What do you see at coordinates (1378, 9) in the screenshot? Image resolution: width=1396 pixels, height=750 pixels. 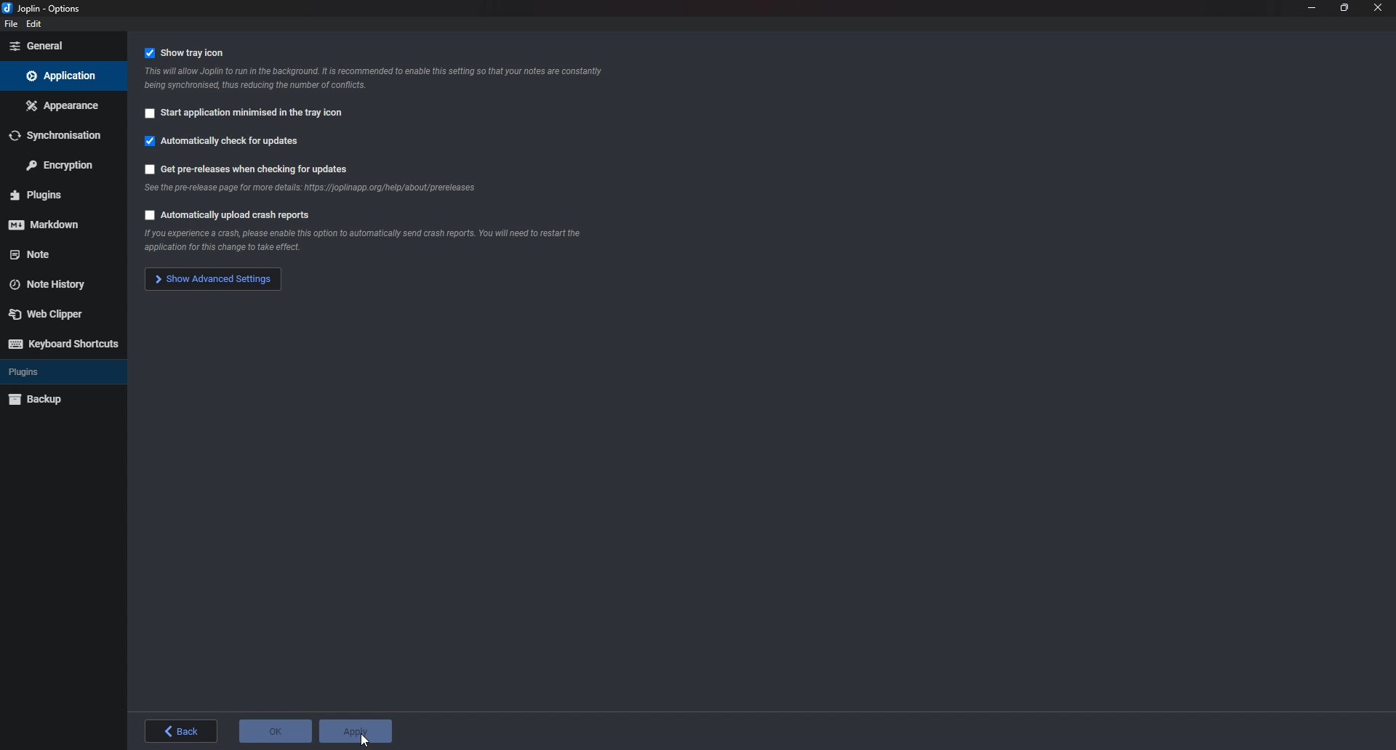 I see `close` at bounding box center [1378, 9].